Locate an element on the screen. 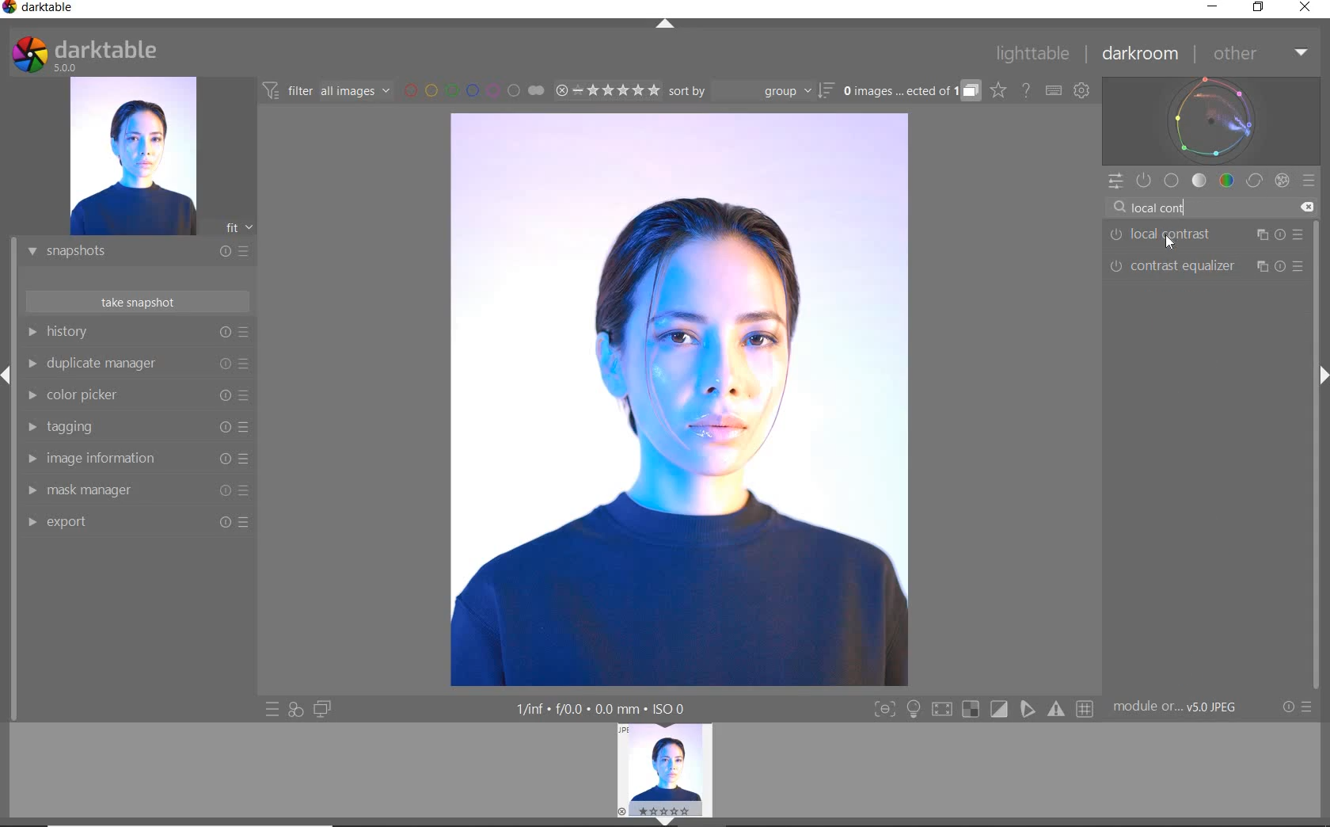 The height and width of the screenshot is (827, 1330). IMAGE PREVIEW is located at coordinates (132, 157).